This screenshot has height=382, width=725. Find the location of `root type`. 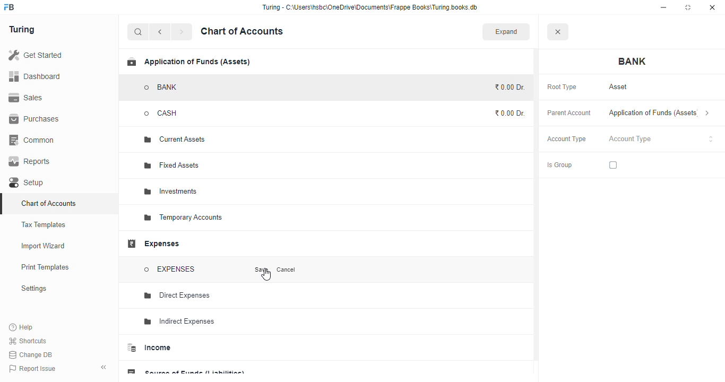

root type is located at coordinates (562, 88).